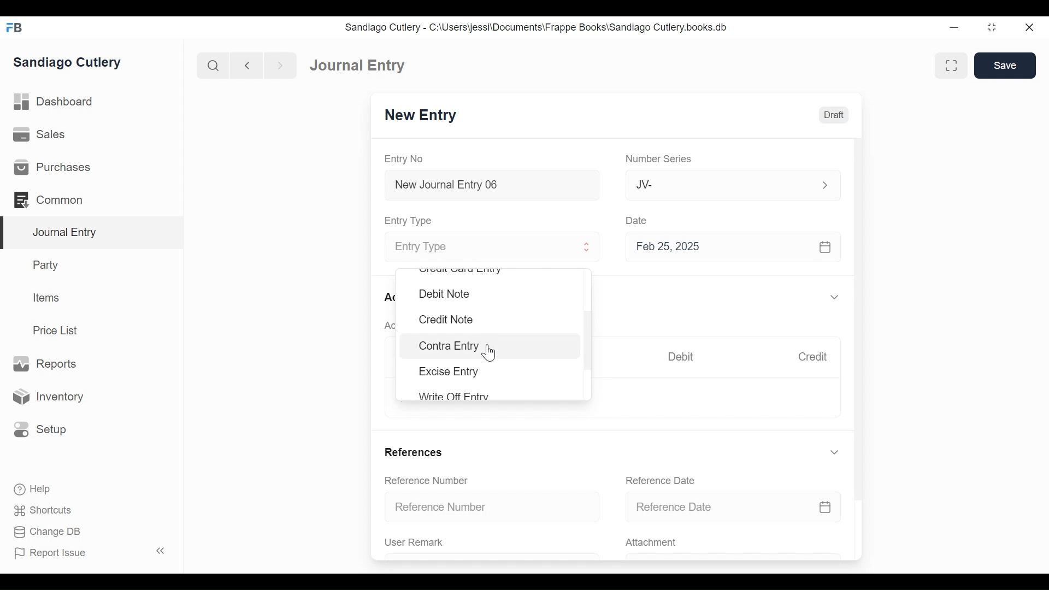 This screenshot has width=1049, height=590. What do you see at coordinates (490, 186) in the screenshot?
I see `New Journal Entry 06` at bounding box center [490, 186].